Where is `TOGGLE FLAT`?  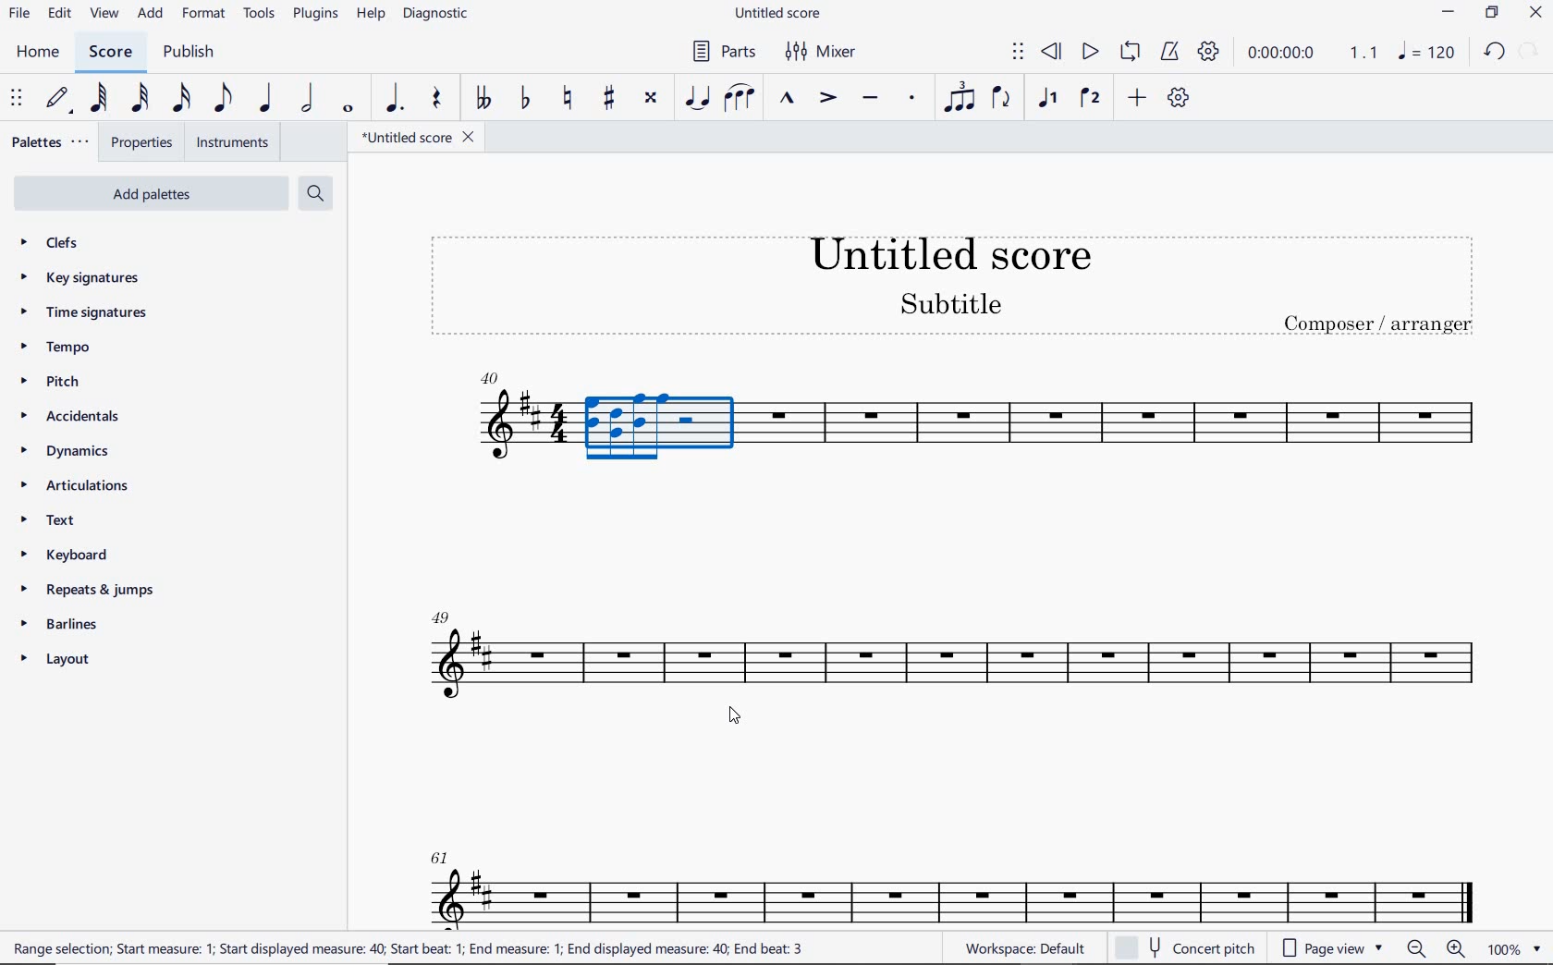
TOGGLE FLAT is located at coordinates (526, 100).